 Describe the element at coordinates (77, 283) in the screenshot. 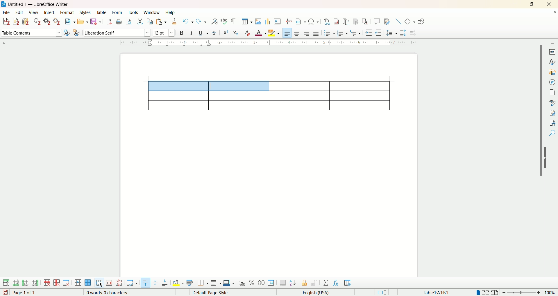

I see `select cell` at that location.